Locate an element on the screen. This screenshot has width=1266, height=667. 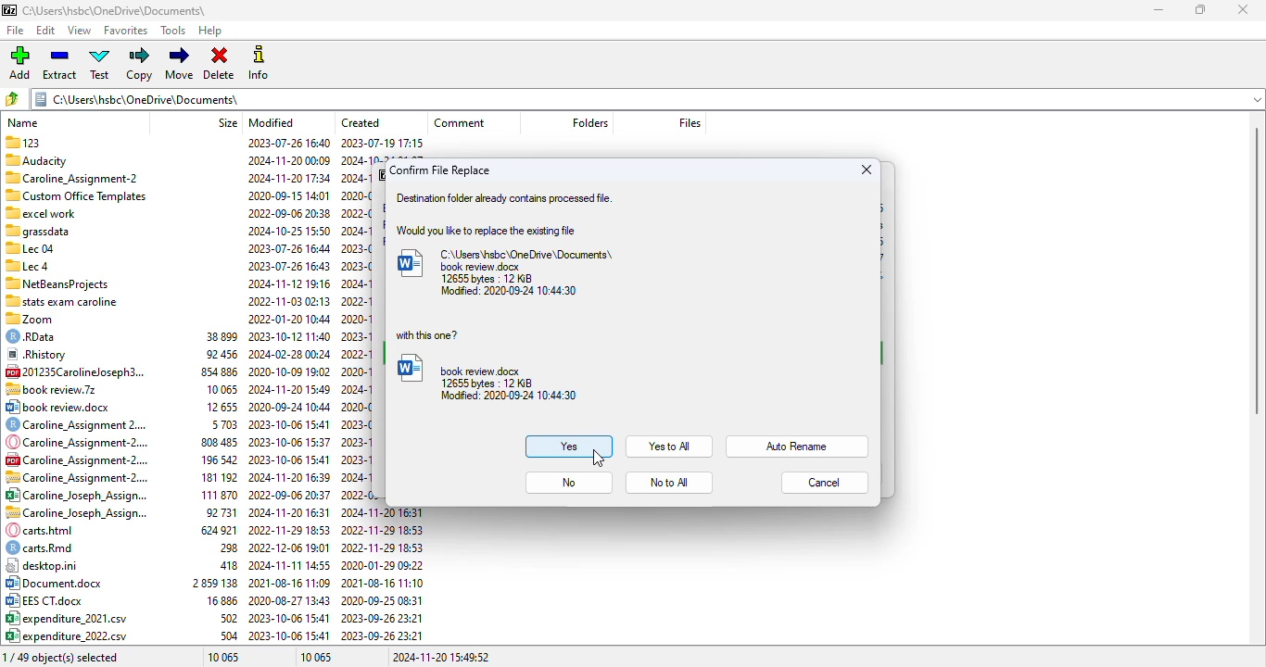
close is located at coordinates (867, 170).